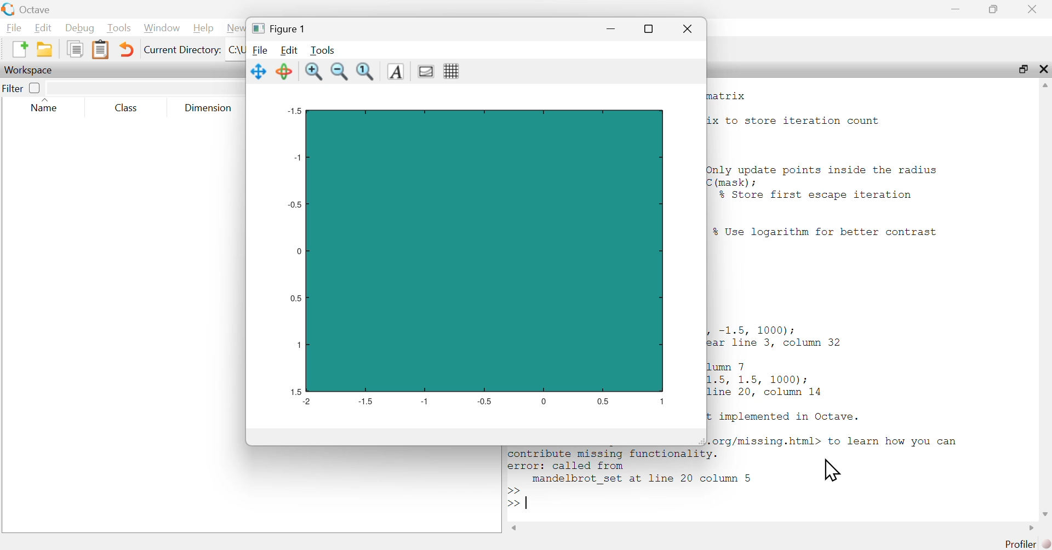  Describe the element at coordinates (1045, 87) in the screenshot. I see `Scrollbar up` at that location.